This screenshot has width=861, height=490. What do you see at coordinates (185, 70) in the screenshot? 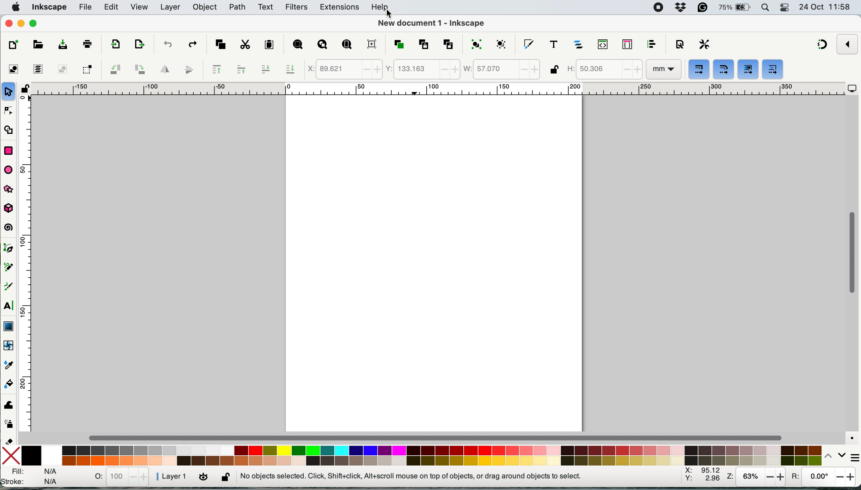
I see `flip vertically` at bounding box center [185, 70].